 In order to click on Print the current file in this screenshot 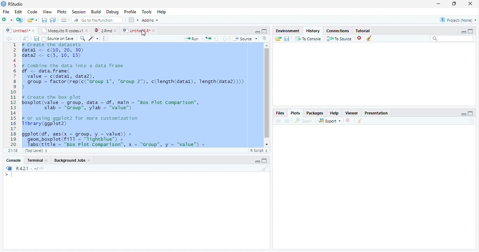, I will do `click(63, 20)`.